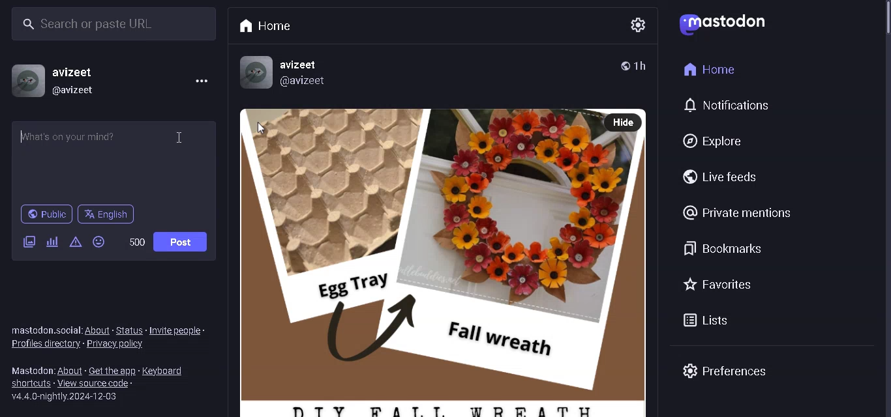 This screenshot has width=891, height=417. I want to click on HOME, so click(710, 70).